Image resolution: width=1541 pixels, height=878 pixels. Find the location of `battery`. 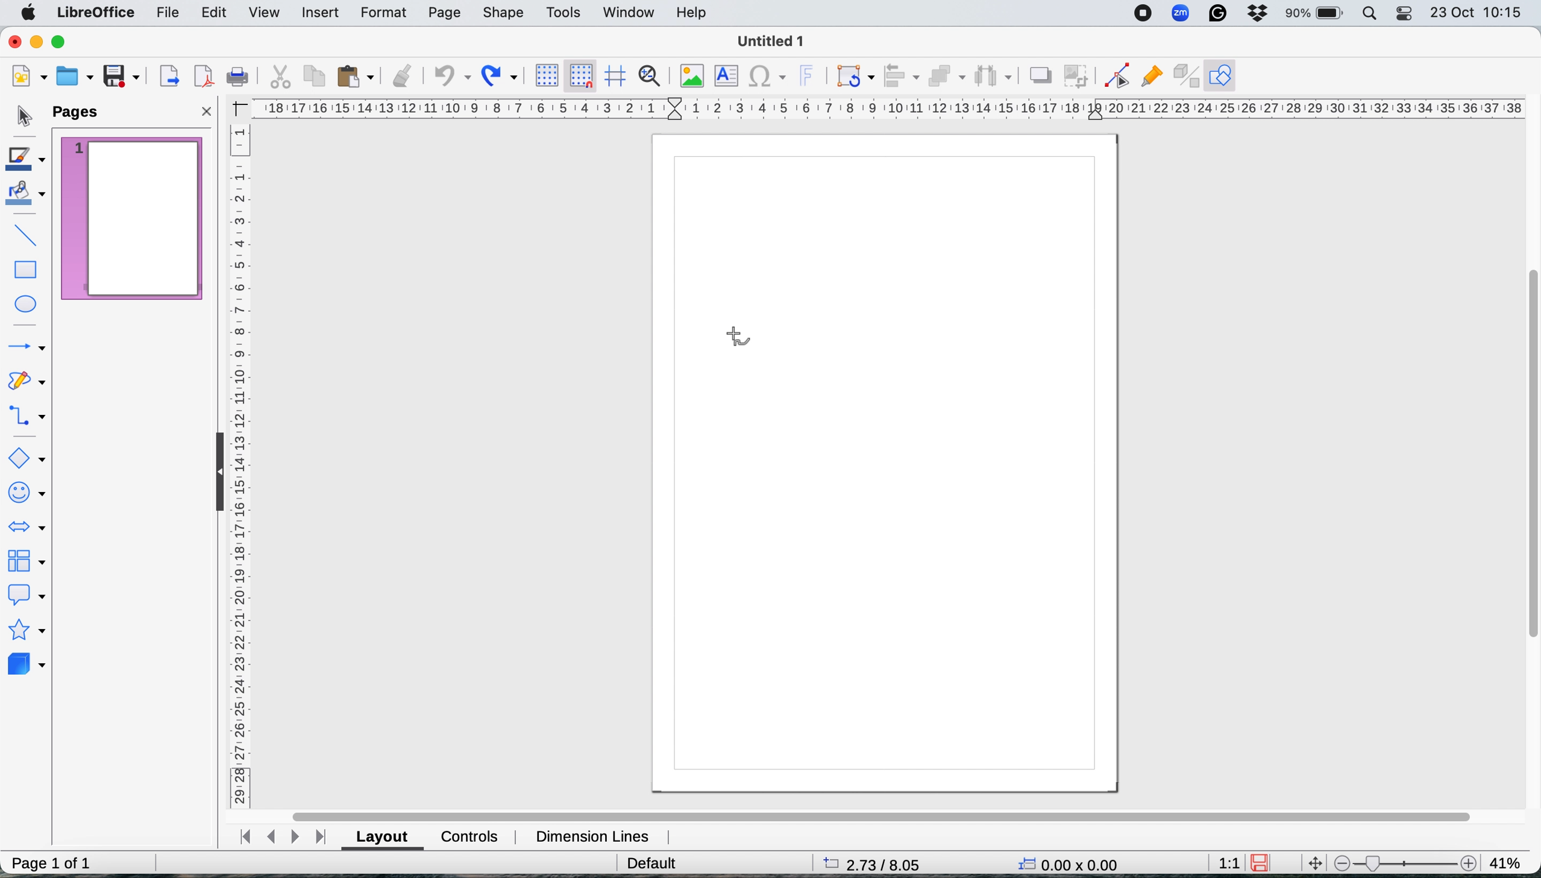

battery is located at coordinates (1315, 14).